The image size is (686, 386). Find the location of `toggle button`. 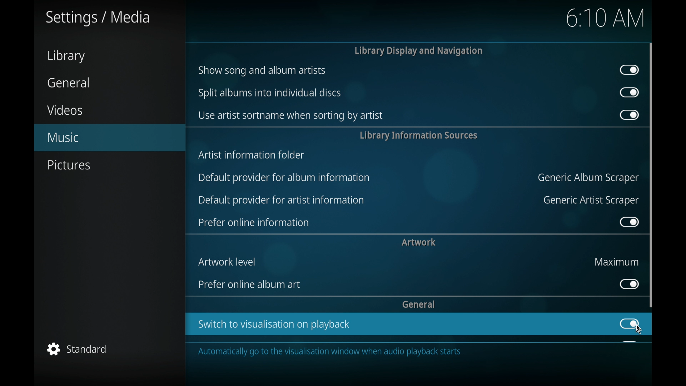

toggle button is located at coordinates (628, 115).